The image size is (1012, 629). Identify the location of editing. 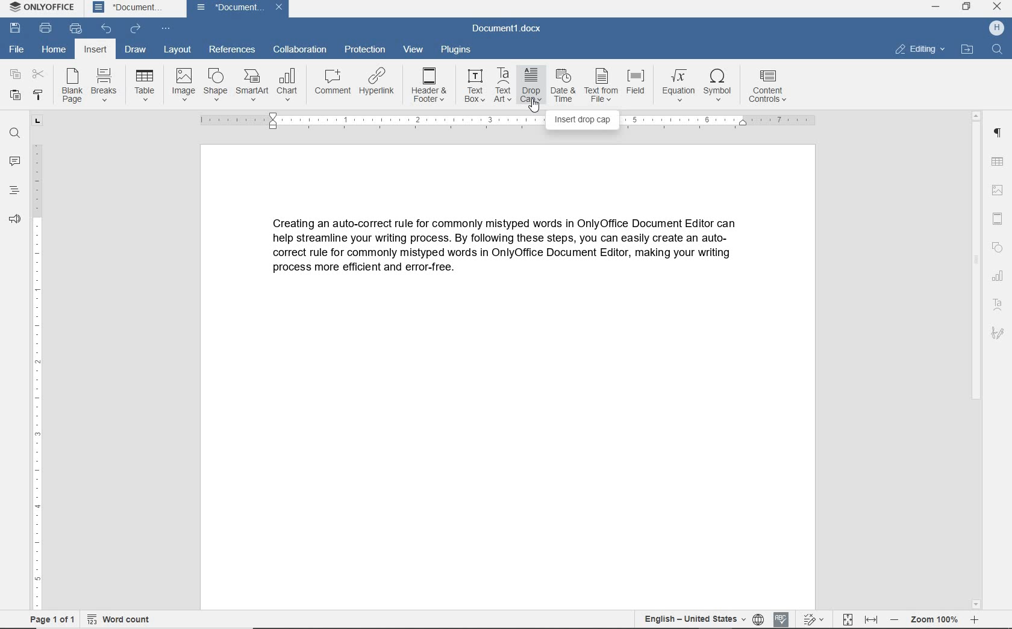
(919, 49).